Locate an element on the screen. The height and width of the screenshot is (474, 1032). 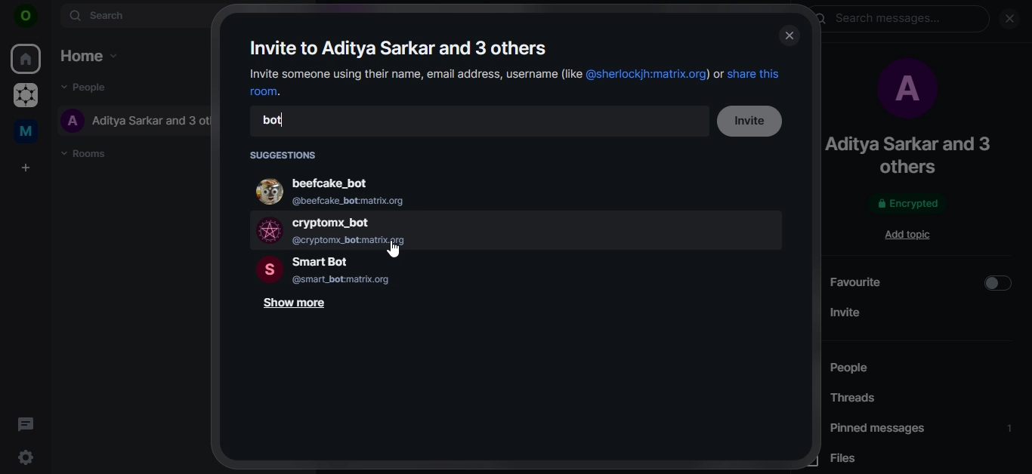
threads is located at coordinates (857, 399).